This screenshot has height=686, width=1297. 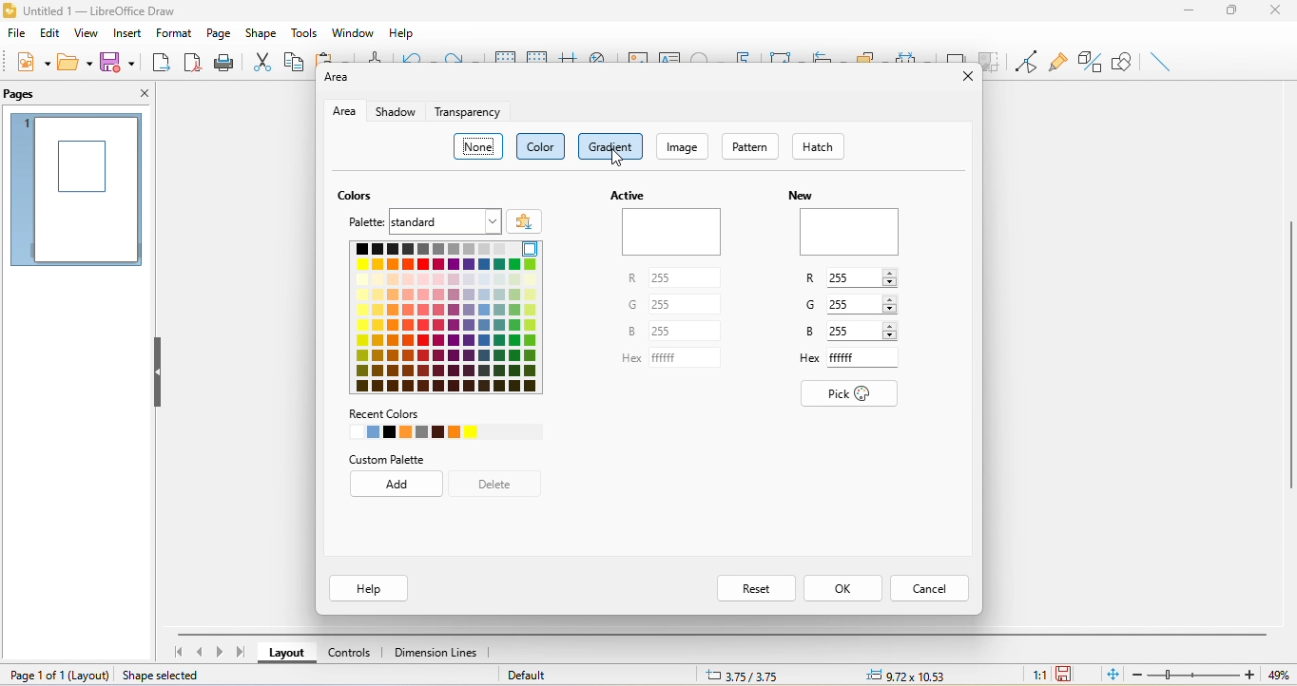 I want to click on last page, so click(x=242, y=653).